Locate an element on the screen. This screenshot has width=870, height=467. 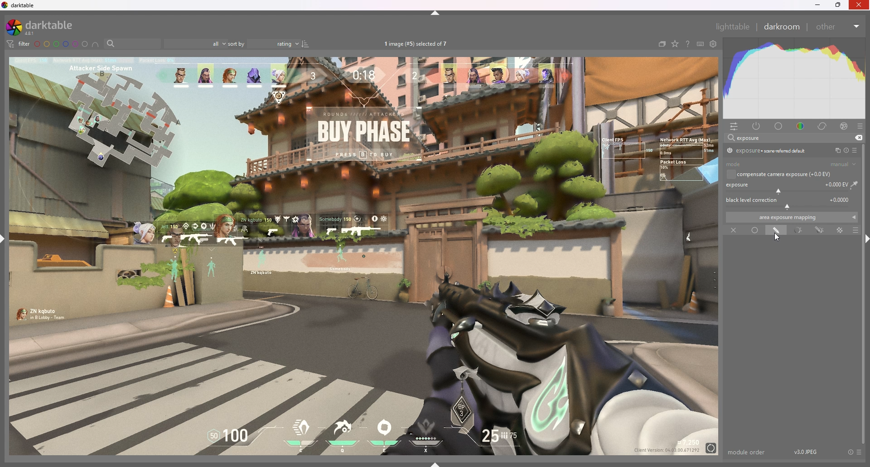
sort by is located at coordinates (264, 43).